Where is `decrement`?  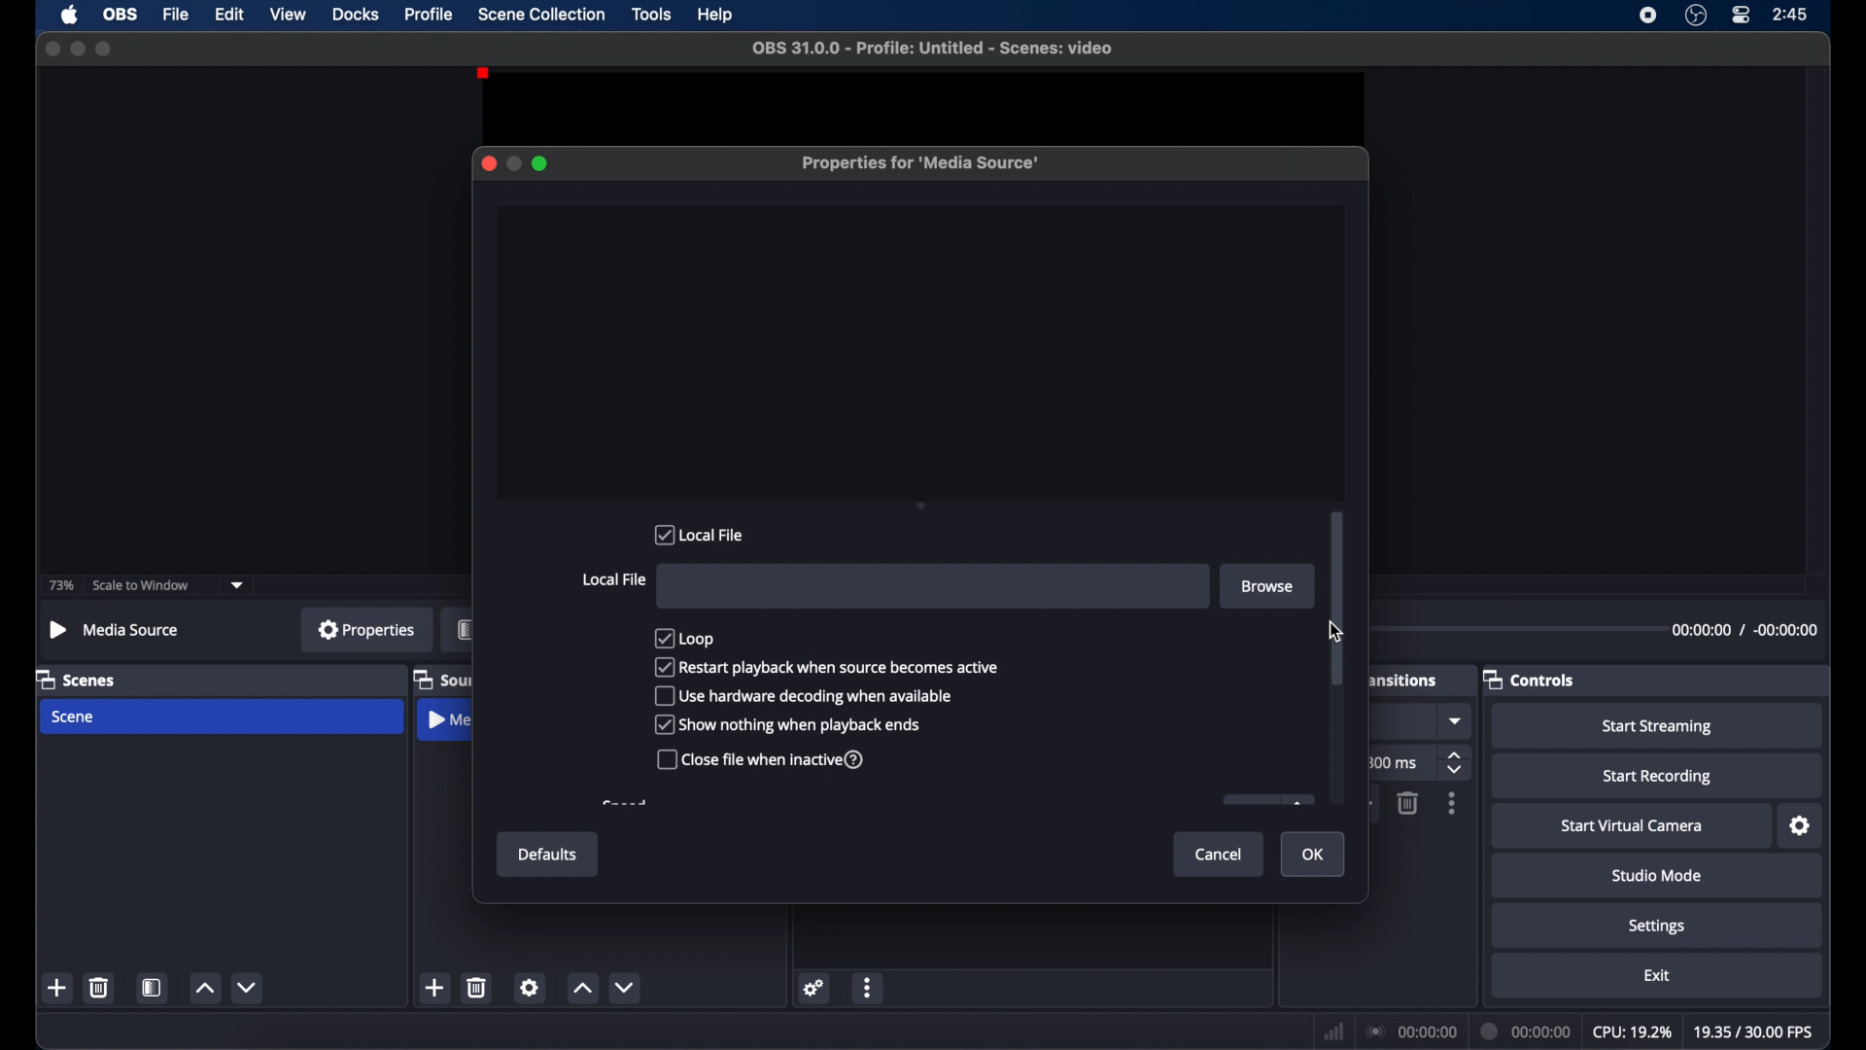 decrement is located at coordinates (249, 987).